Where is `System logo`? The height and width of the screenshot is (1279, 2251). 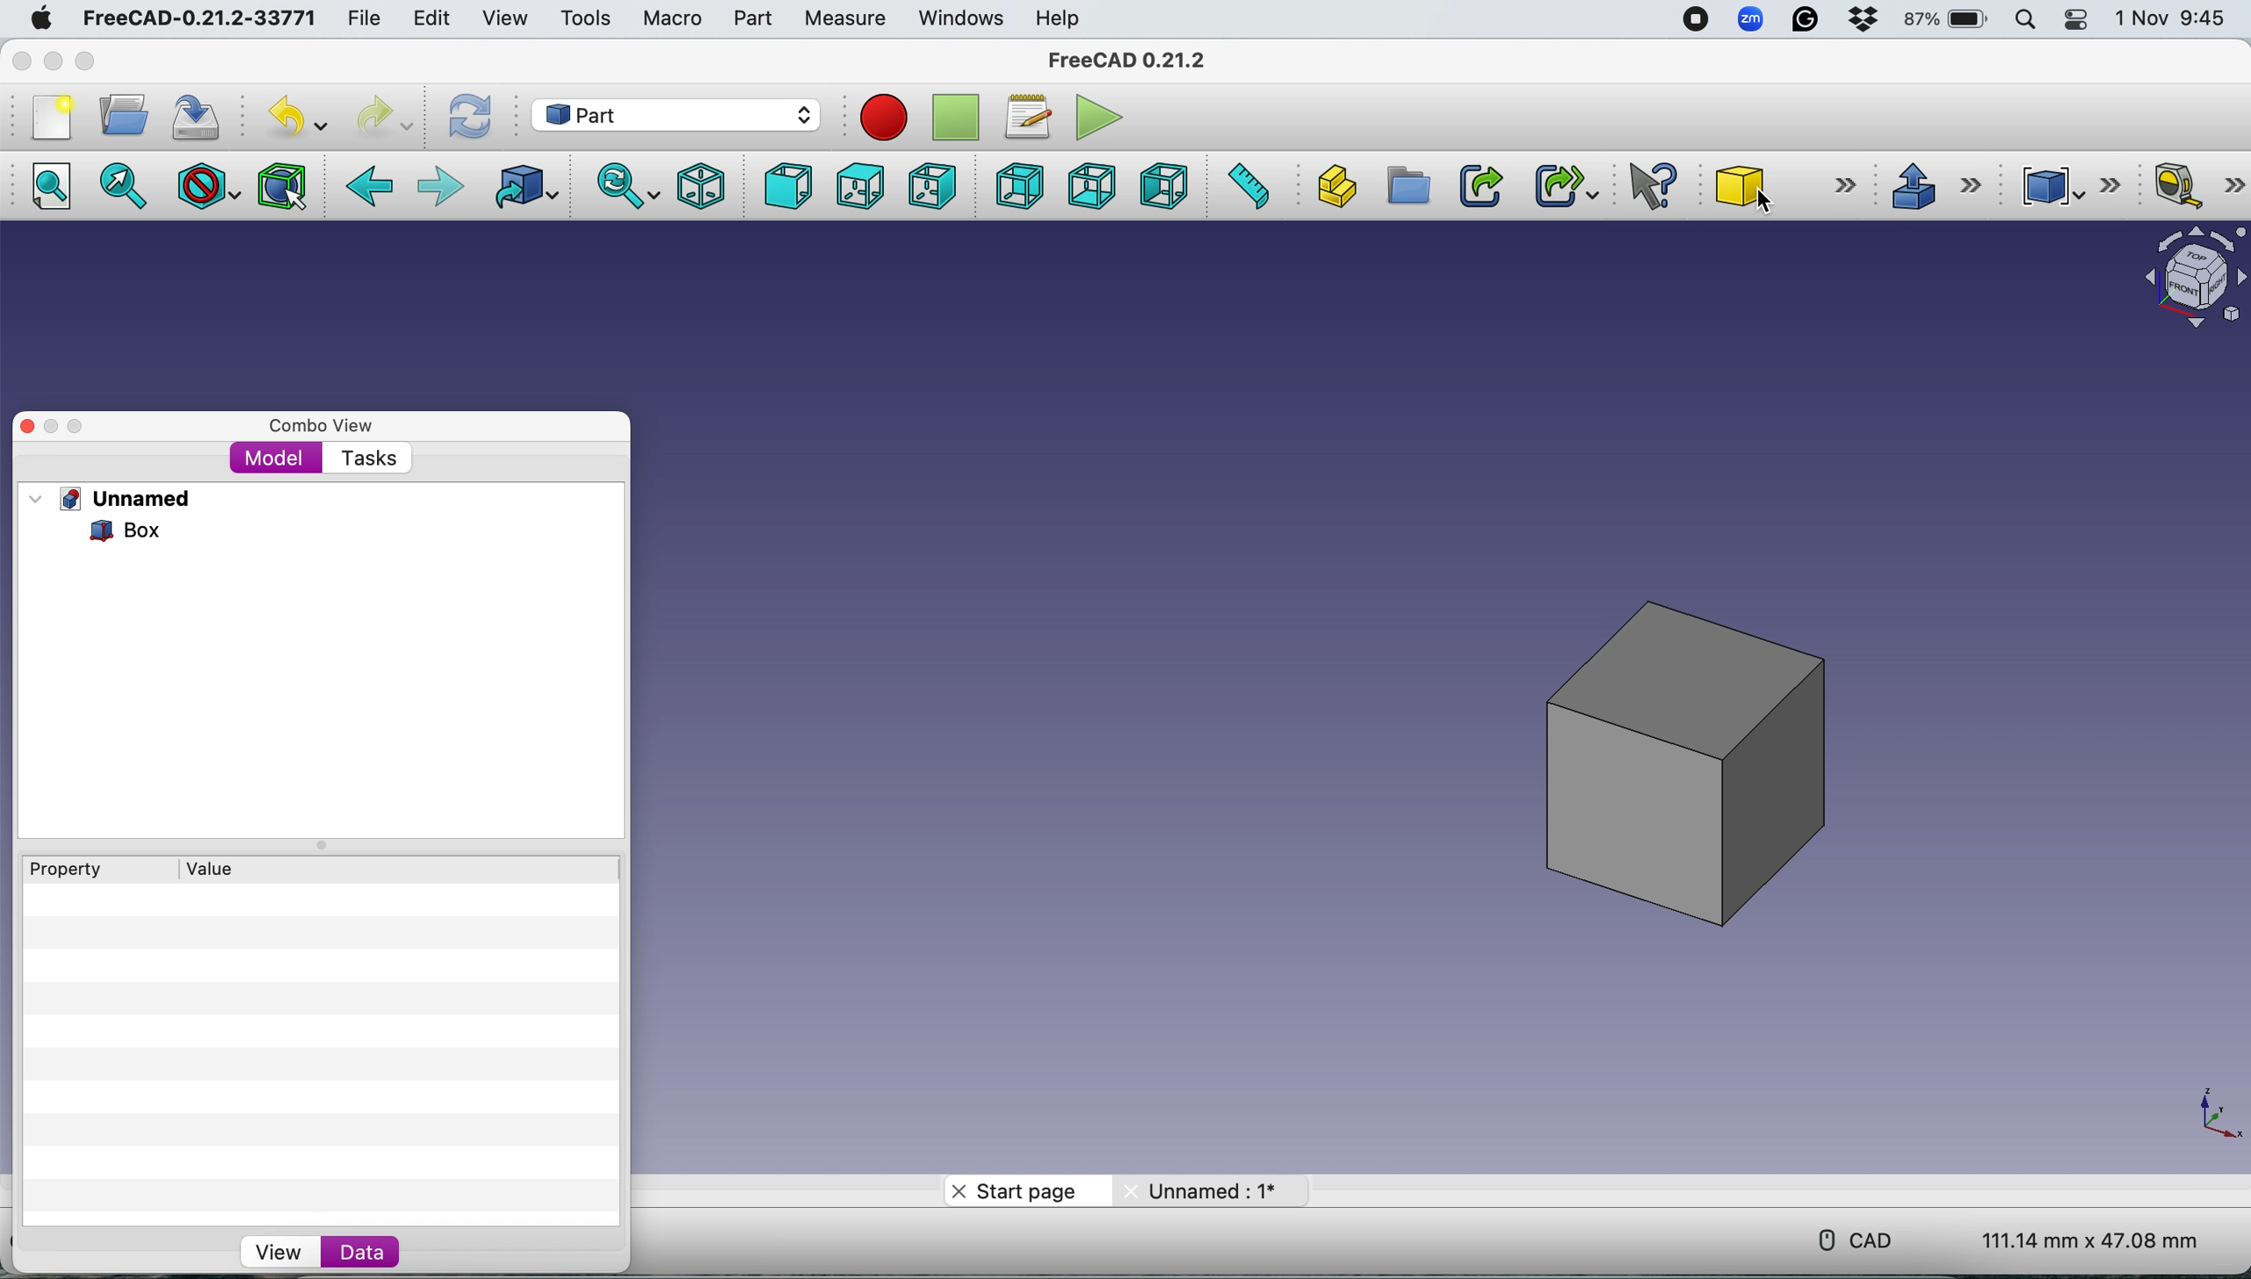 System logo is located at coordinates (39, 19).